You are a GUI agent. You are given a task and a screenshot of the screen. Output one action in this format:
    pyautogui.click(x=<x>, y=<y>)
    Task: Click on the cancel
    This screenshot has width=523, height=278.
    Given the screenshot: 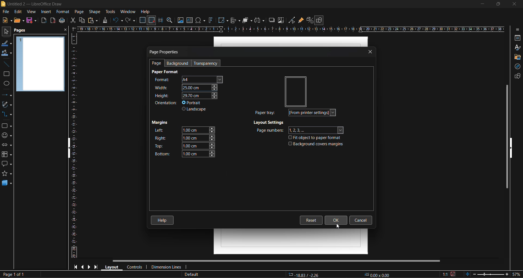 What is the action you would take?
    pyautogui.click(x=361, y=220)
    